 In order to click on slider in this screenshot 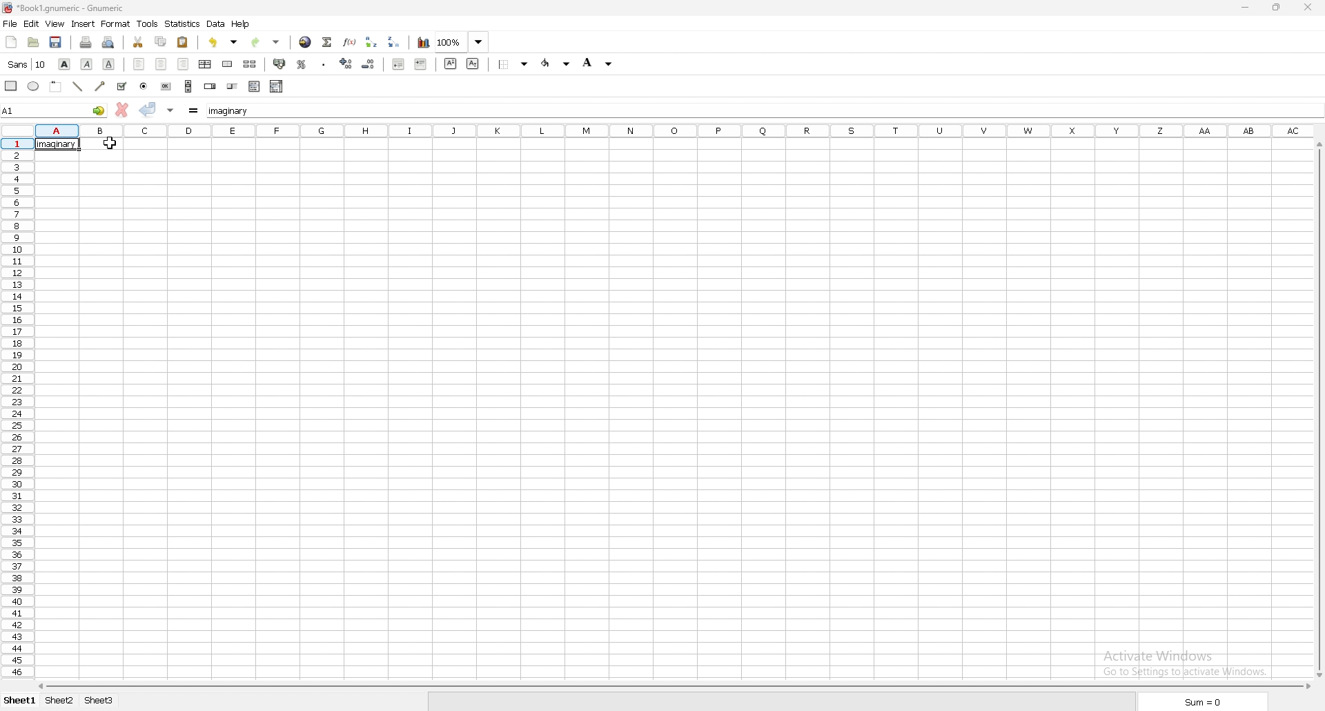, I will do `click(233, 86)`.